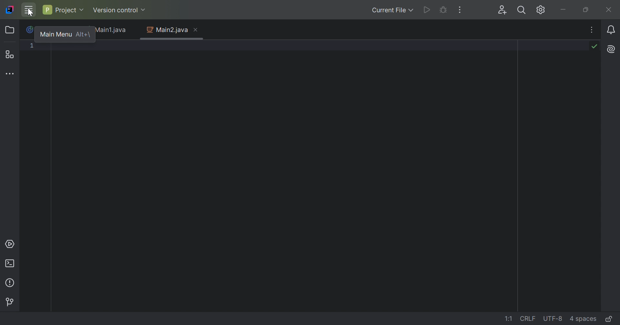  What do you see at coordinates (11, 244) in the screenshot?
I see `Services` at bounding box center [11, 244].